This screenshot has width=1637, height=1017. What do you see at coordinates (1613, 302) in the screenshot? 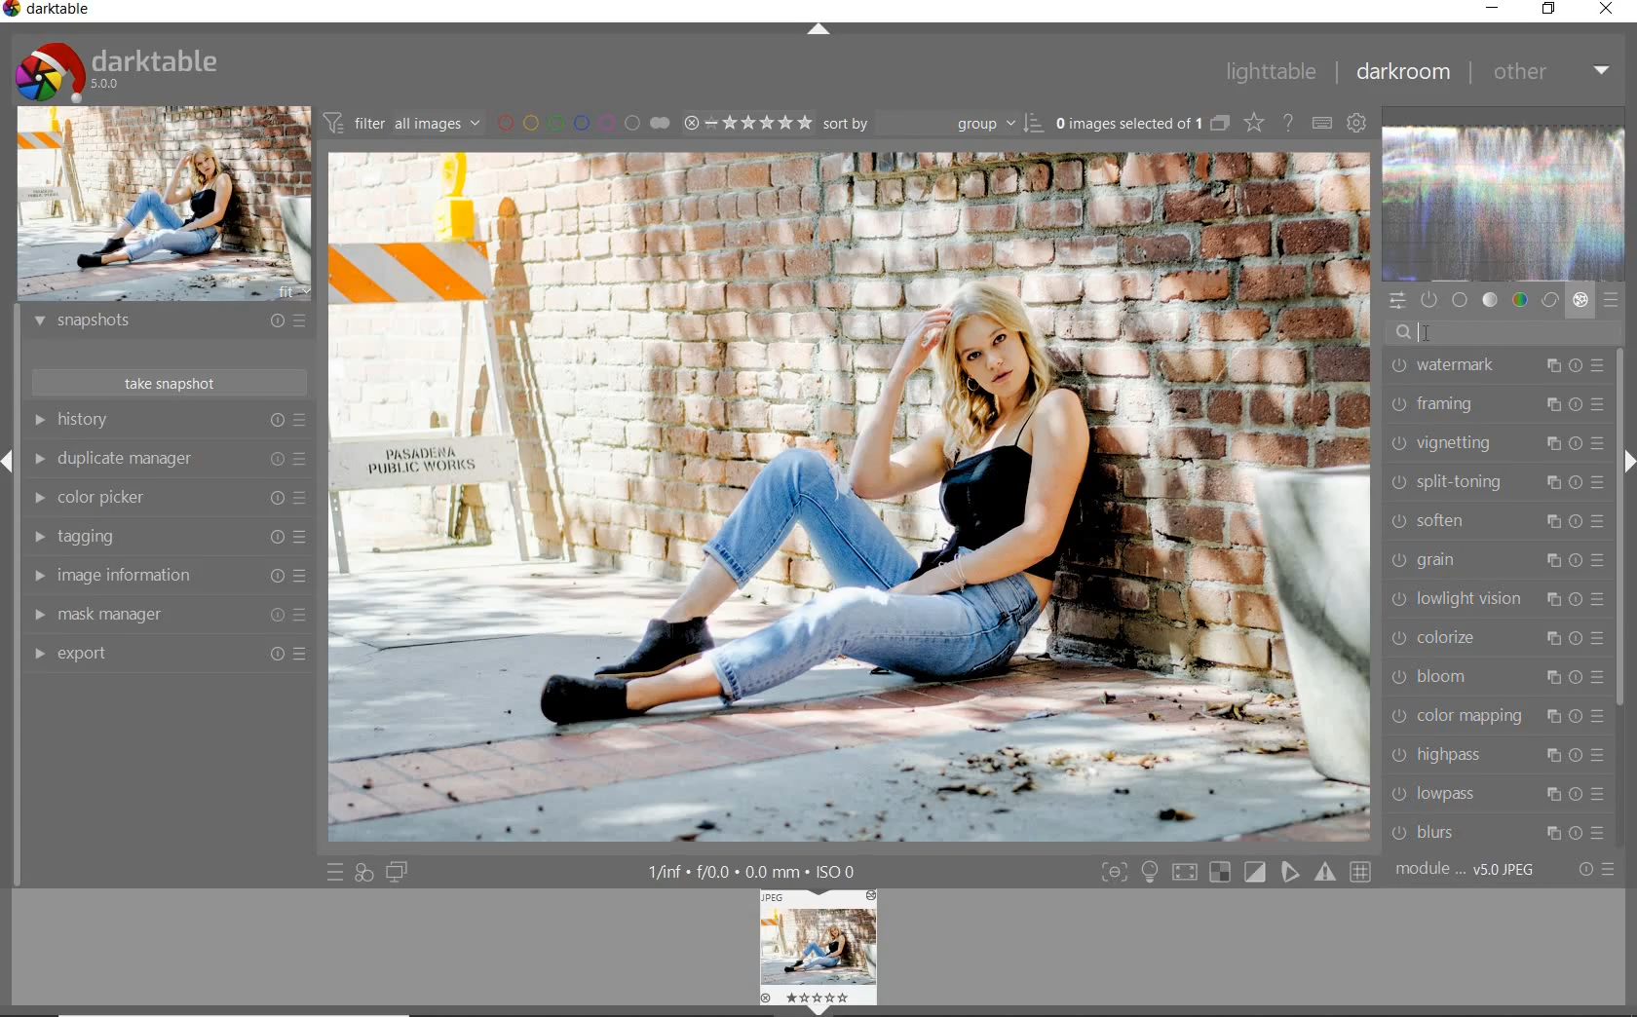
I see `presets` at bounding box center [1613, 302].